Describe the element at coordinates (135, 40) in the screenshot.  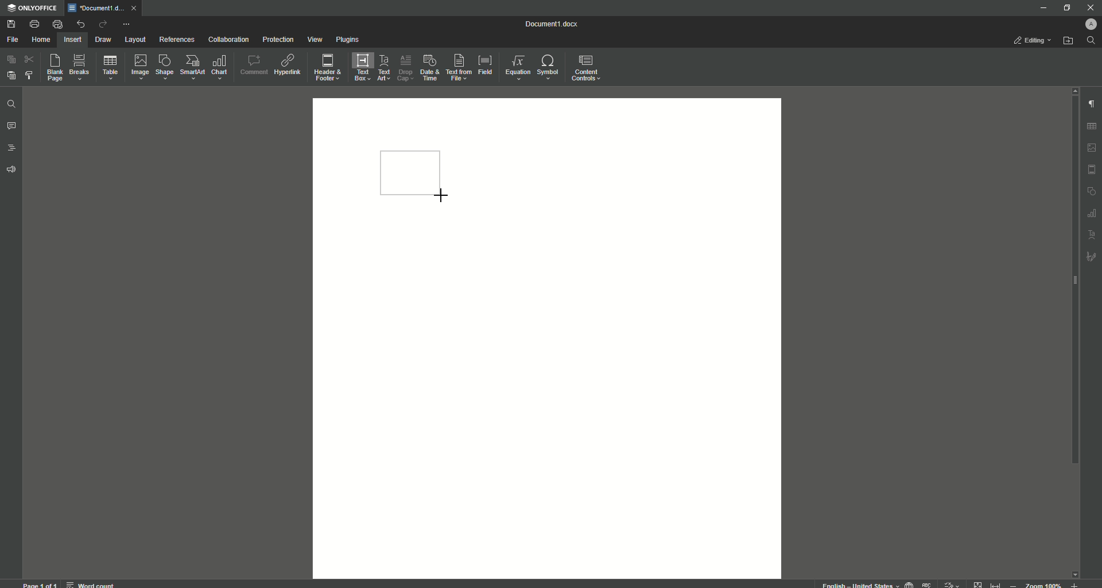
I see `Layout` at that location.